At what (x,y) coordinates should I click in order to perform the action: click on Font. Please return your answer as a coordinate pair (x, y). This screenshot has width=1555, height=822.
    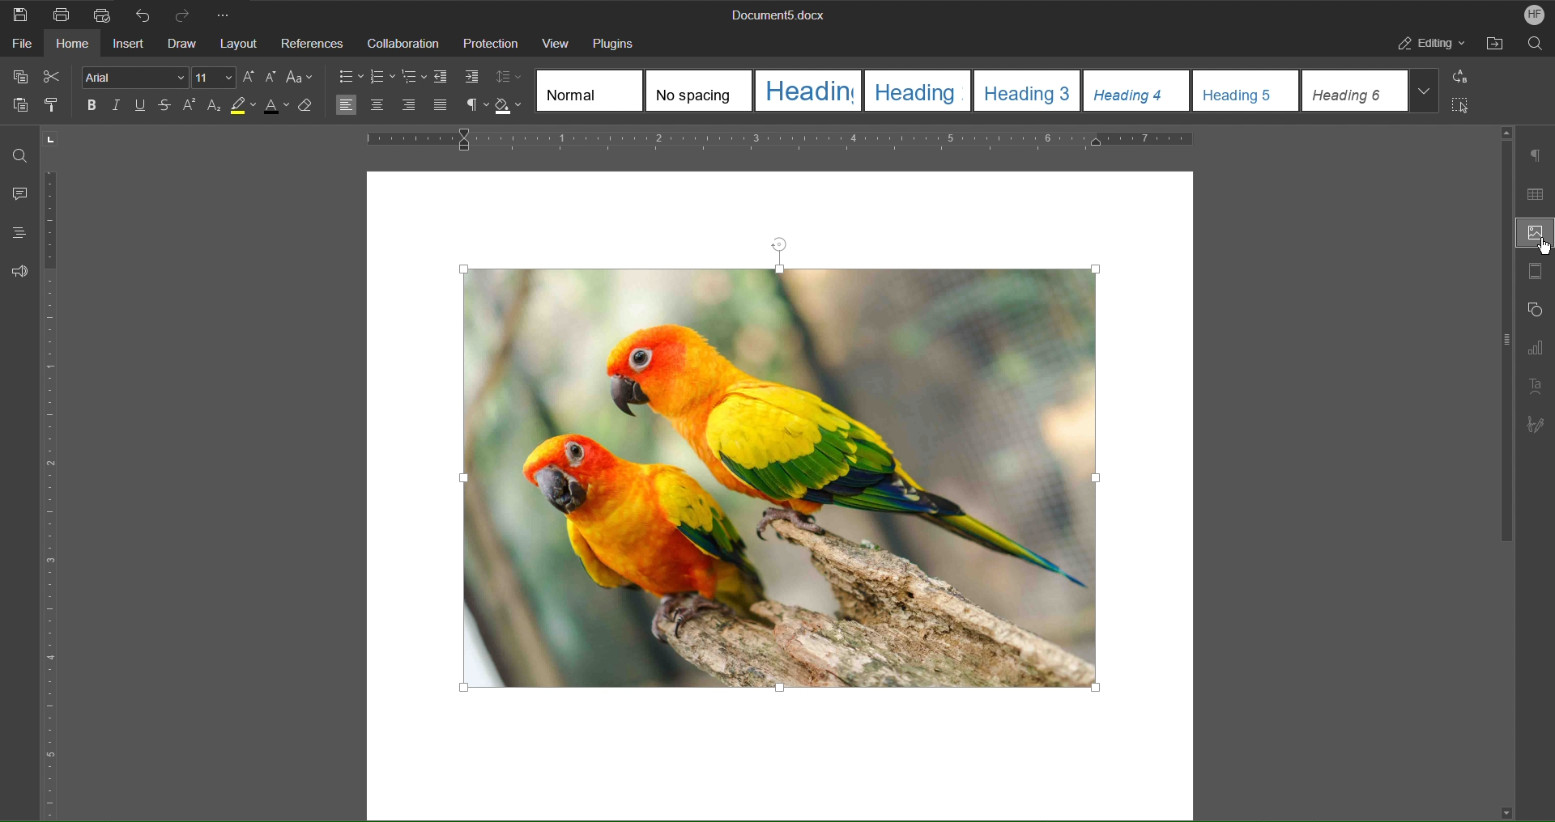
    Looking at the image, I should click on (130, 77).